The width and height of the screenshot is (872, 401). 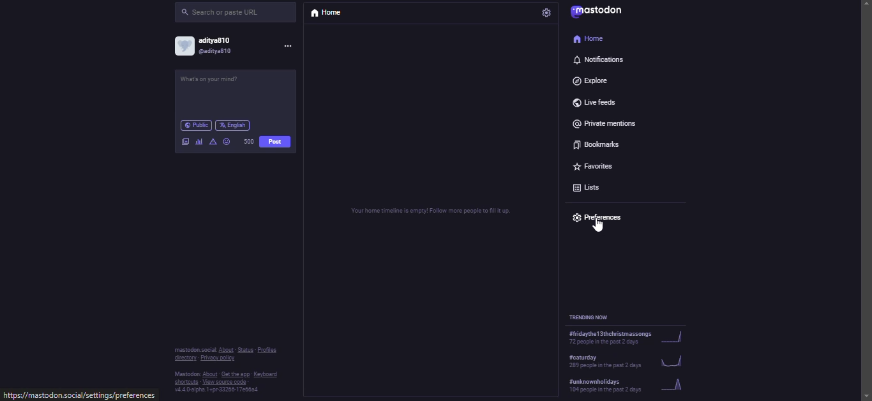 I want to click on About • Status • Profiles, so click(x=252, y=350).